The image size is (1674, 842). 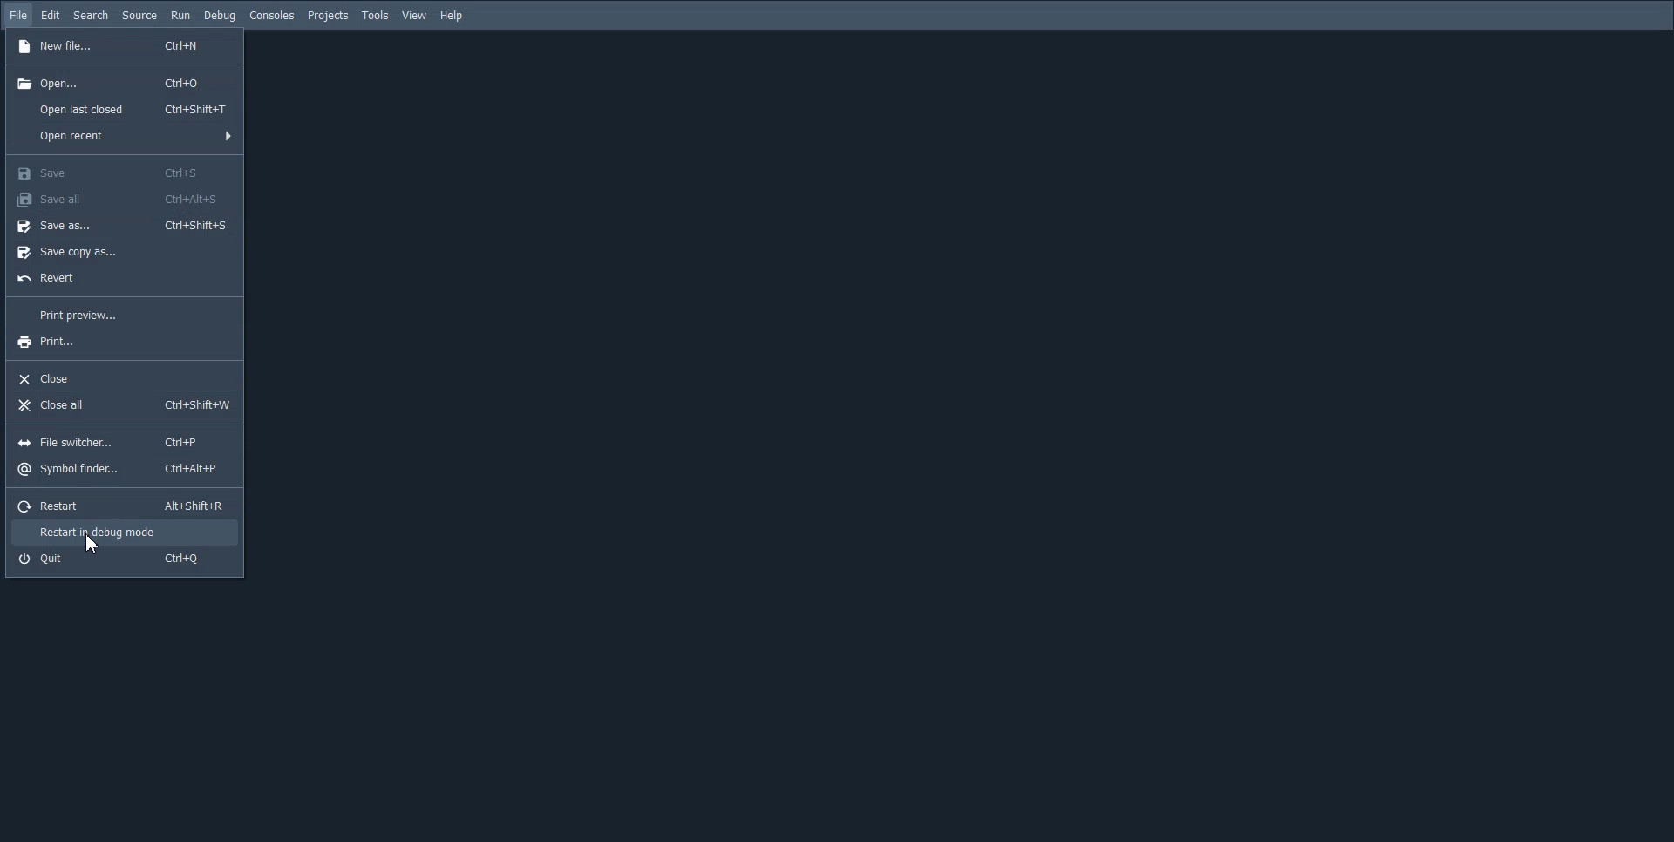 I want to click on Save as, so click(x=123, y=225).